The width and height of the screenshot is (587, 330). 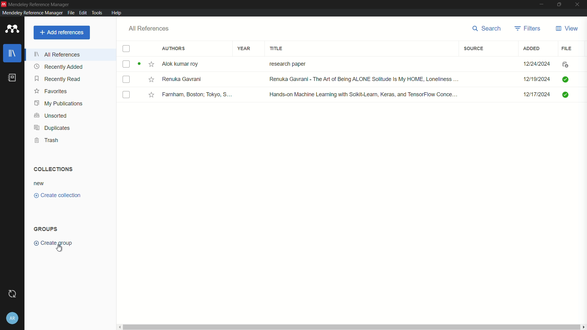 I want to click on collections, so click(x=52, y=169).